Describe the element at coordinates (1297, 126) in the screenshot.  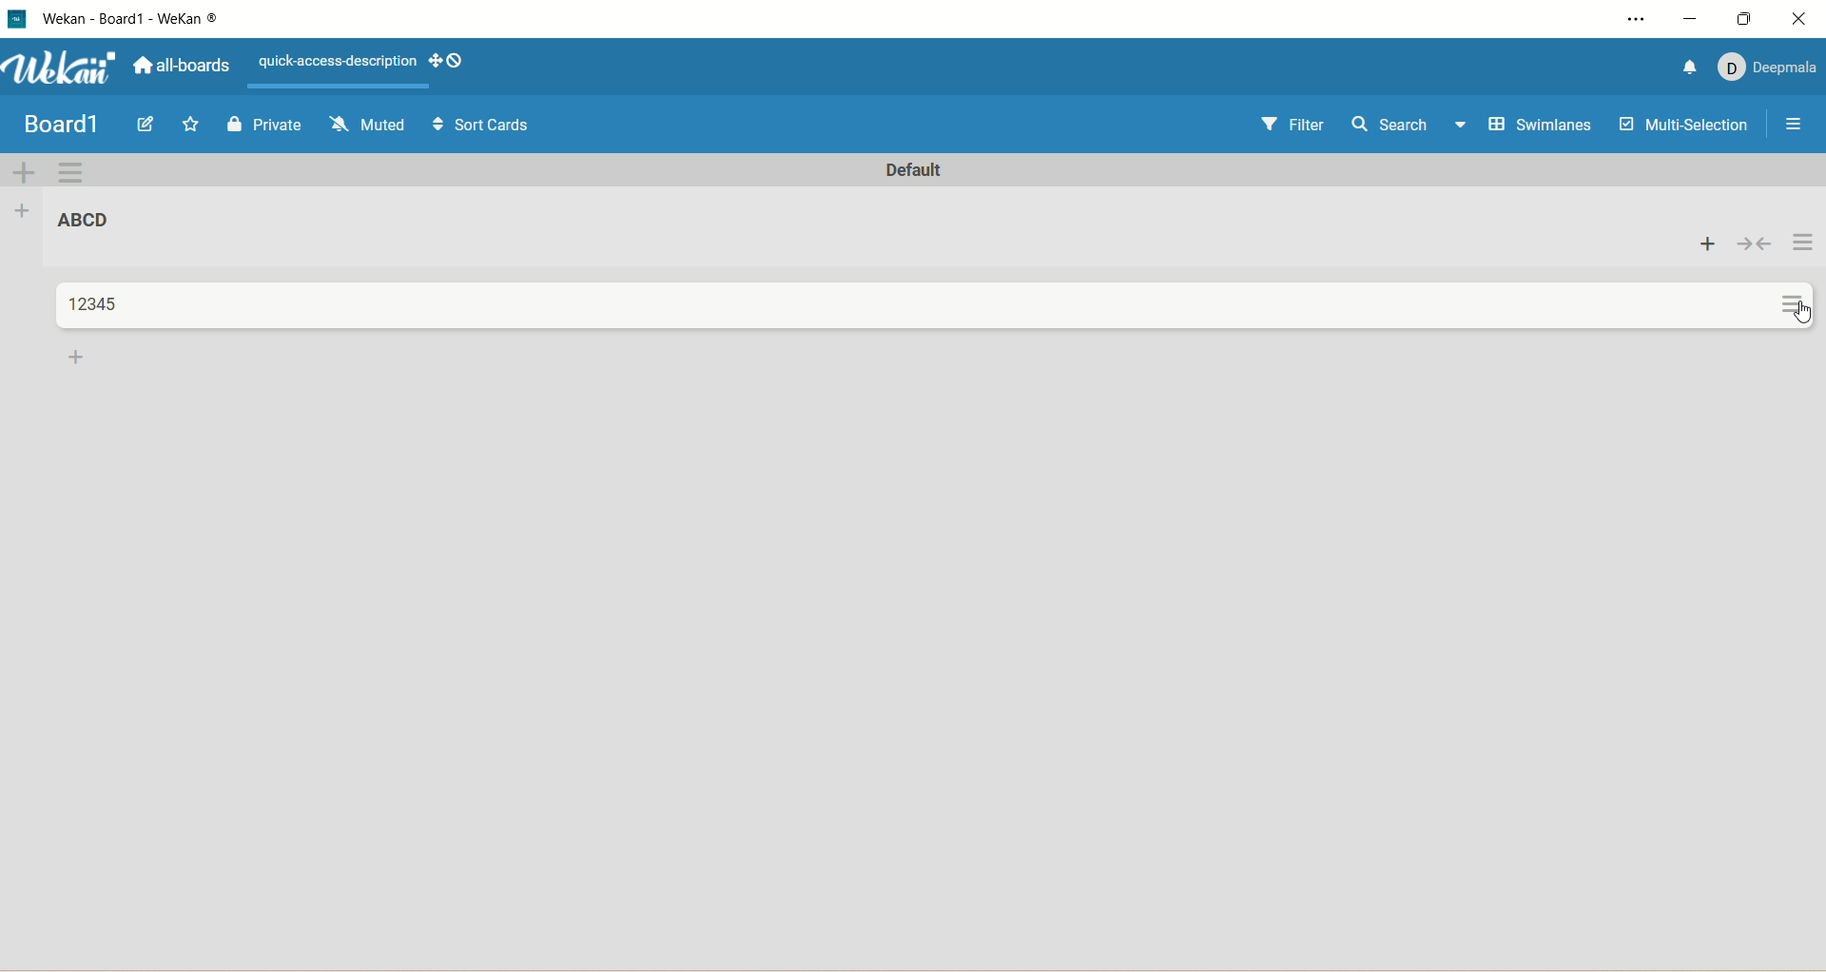
I see `filter` at that location.